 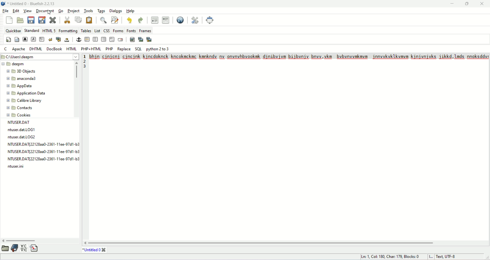 I want to click on break and clear, so click(x=59, y=39).